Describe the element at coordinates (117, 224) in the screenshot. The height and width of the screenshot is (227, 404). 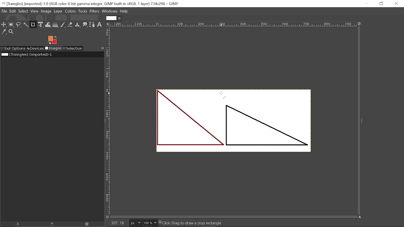
I see `307, 18` at that location.